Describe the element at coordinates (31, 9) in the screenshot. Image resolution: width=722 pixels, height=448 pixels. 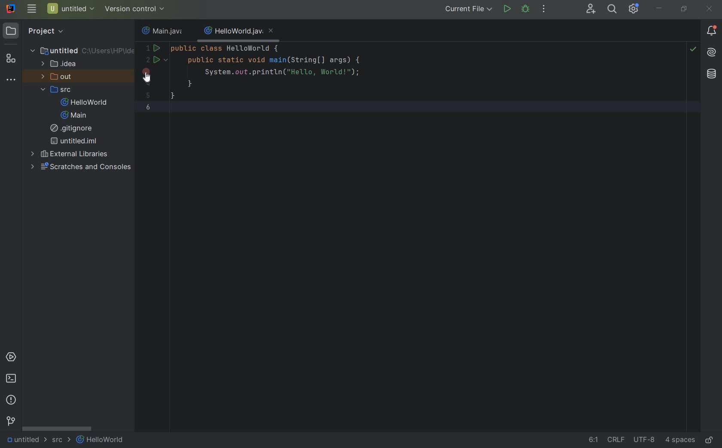
I see `main menu` at that location.